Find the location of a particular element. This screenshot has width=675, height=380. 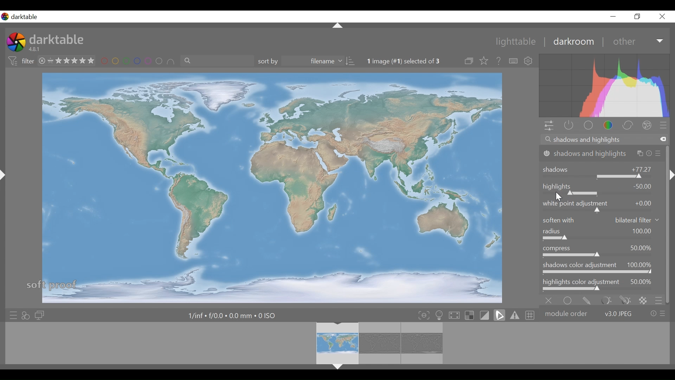

parametric mask is located at coordinates (605, 300).